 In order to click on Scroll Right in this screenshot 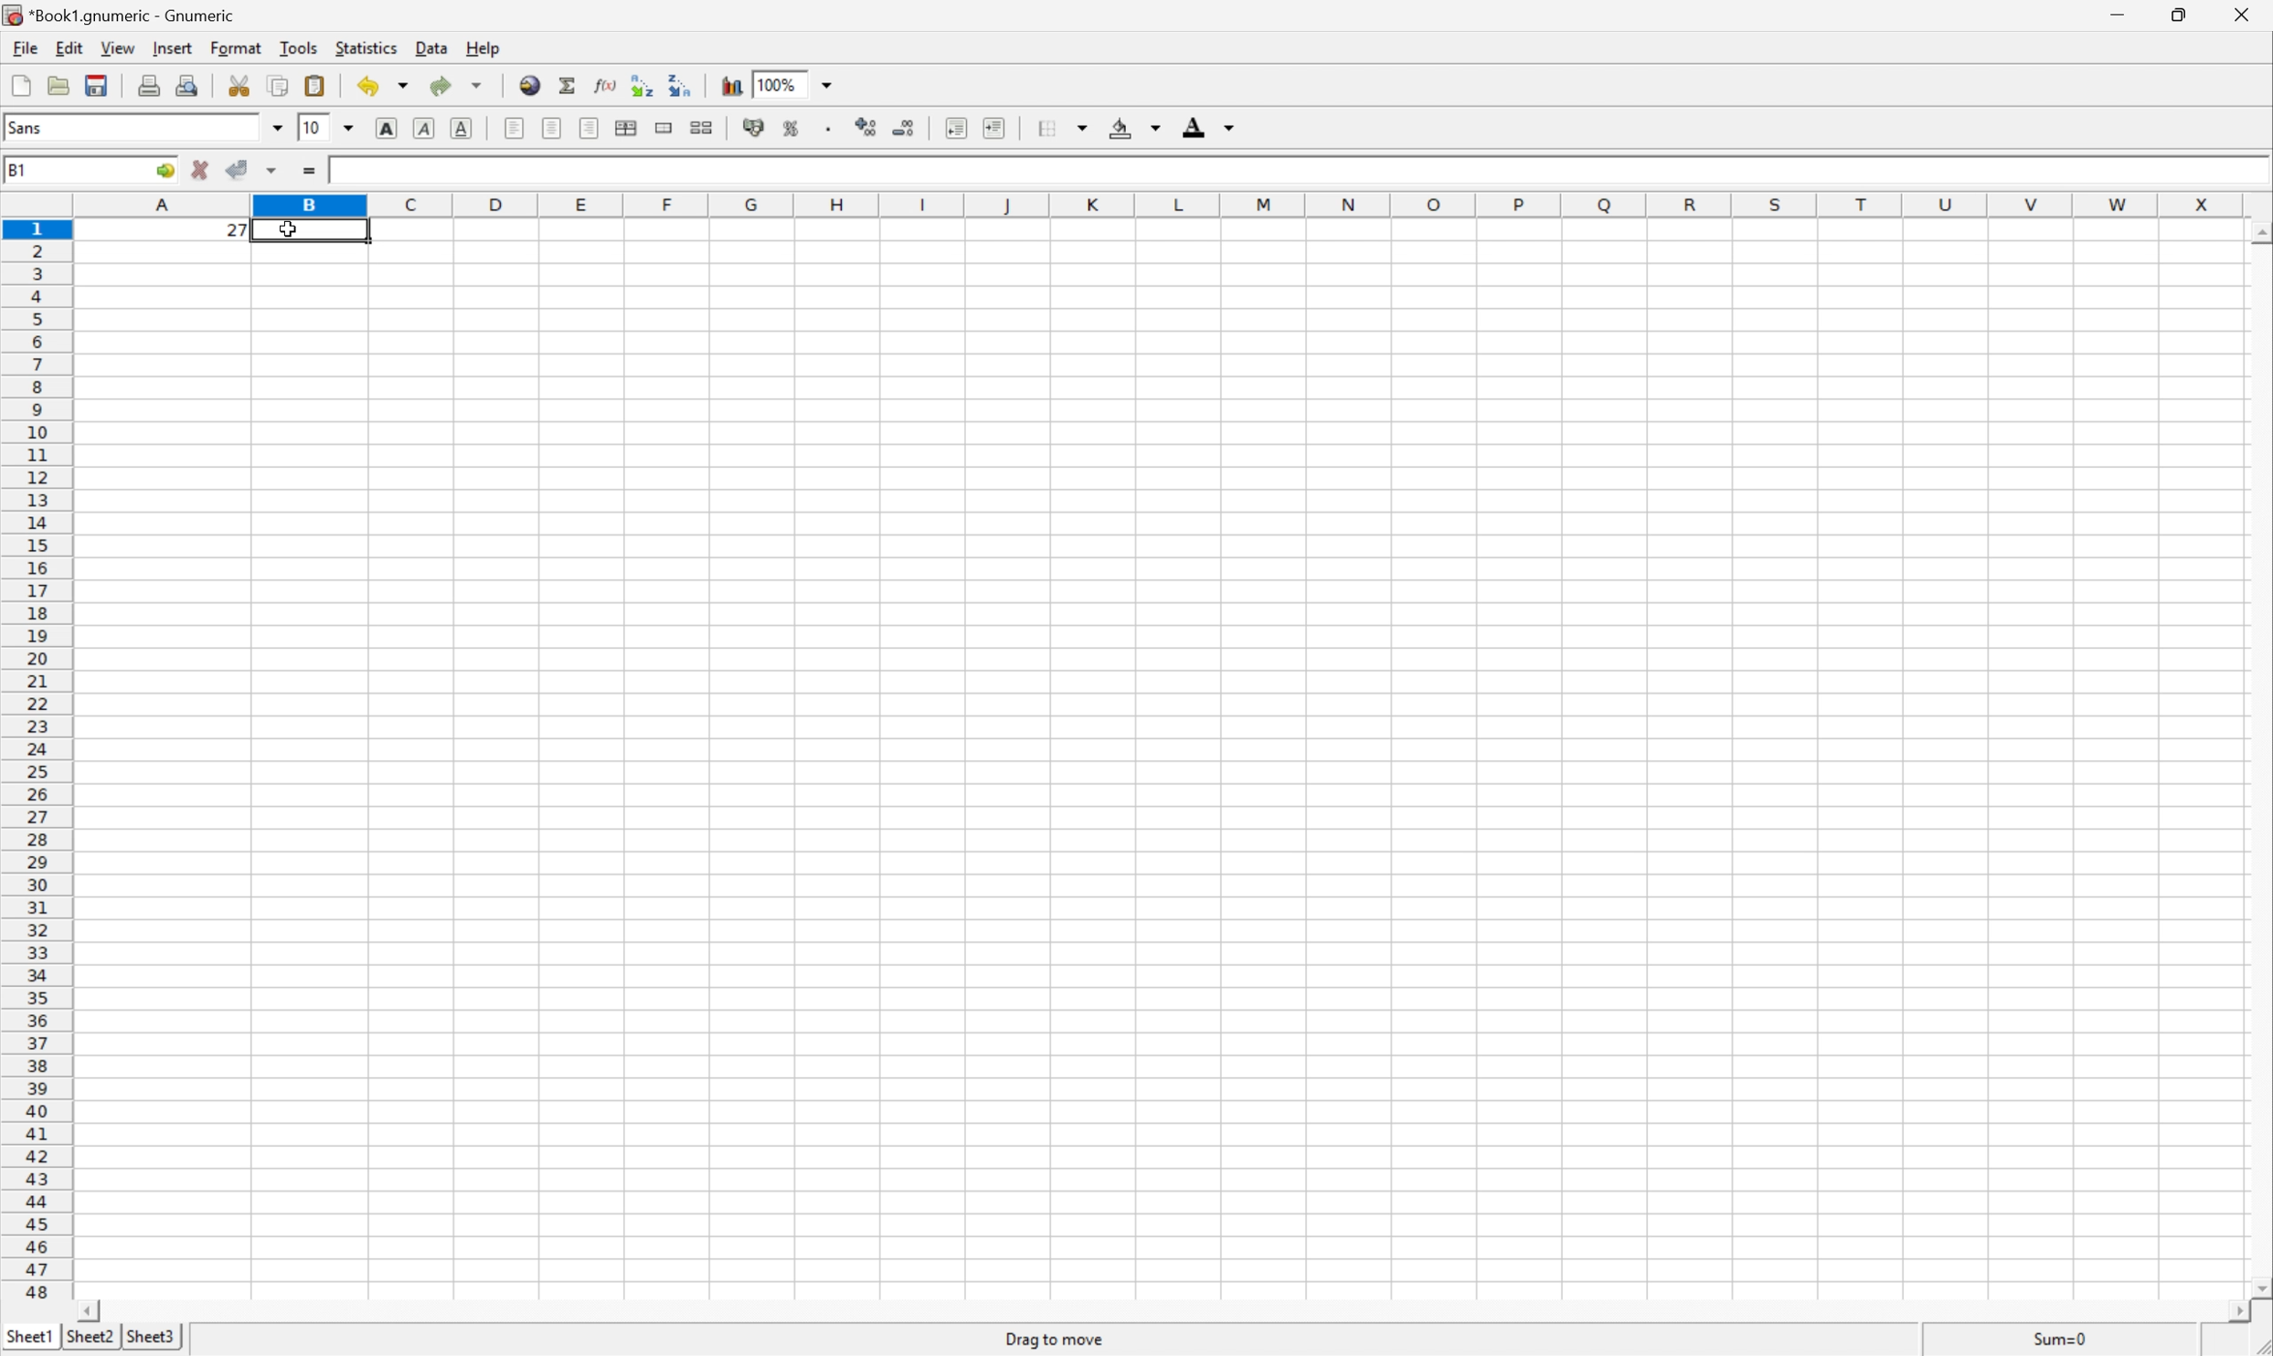, I will do `click(2229, 1308)`.